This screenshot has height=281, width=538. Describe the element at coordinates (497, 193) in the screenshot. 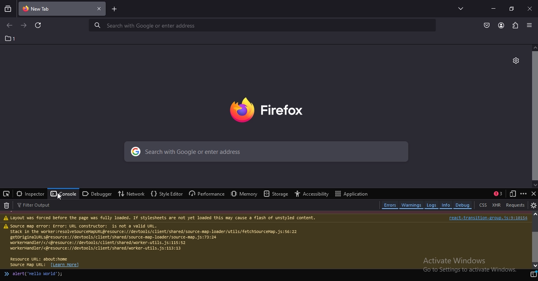

I see `show split console` at that location.